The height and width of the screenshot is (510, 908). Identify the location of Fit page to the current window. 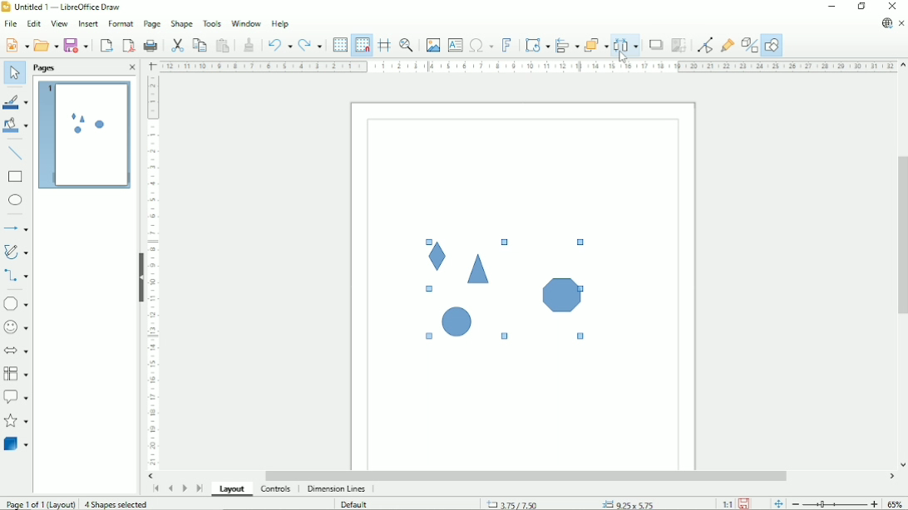
(777, 503).